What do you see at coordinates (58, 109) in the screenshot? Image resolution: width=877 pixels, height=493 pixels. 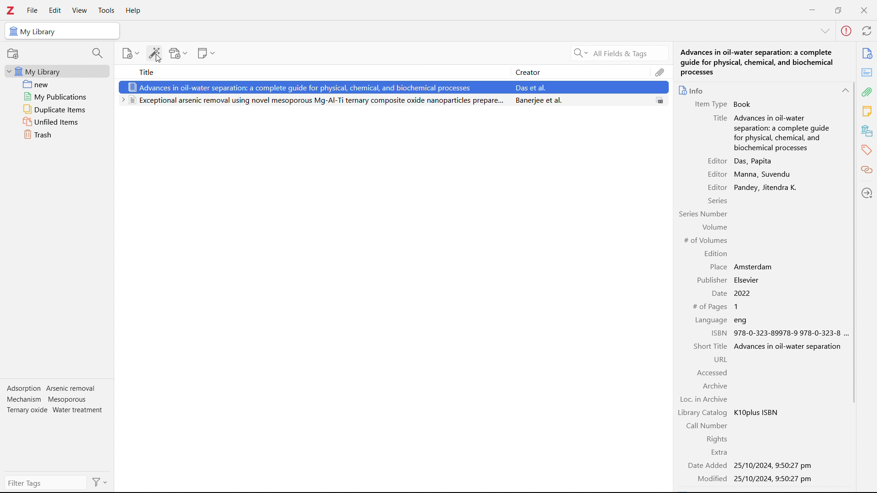 I see `duplicate items` at bounding box center [58, 109].